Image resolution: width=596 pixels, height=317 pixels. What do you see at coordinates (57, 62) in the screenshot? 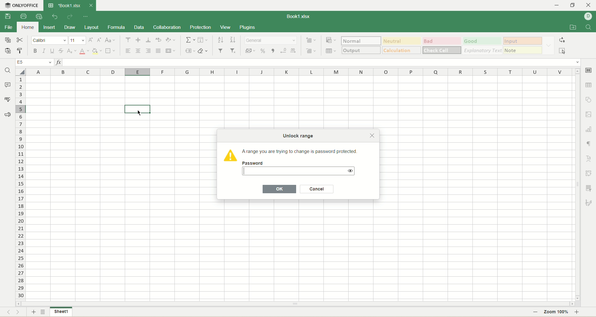
I see `insert function` at bounding box center [57, 62].